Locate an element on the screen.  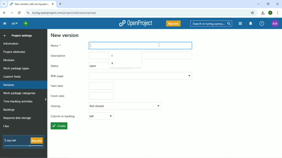
Search tabs is located at coordinates (4, 4).